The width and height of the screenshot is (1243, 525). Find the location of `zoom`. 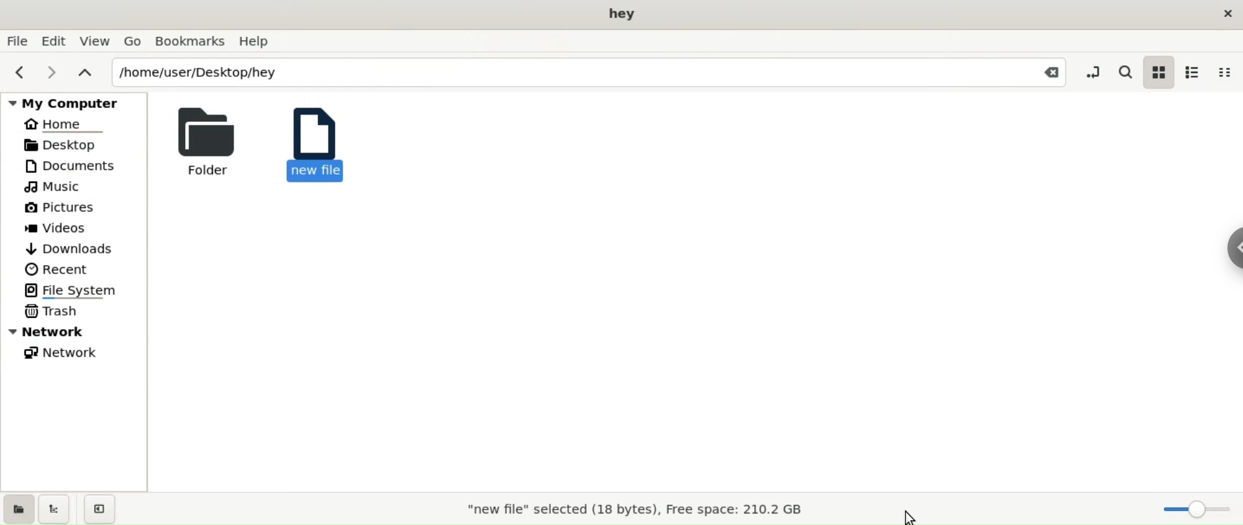

zoom is located at coordinates (1200, 508).